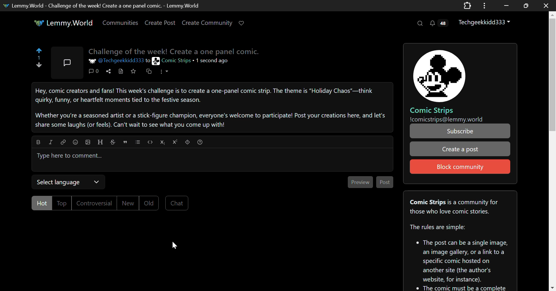  I want to click on Top, so click(63, 203).